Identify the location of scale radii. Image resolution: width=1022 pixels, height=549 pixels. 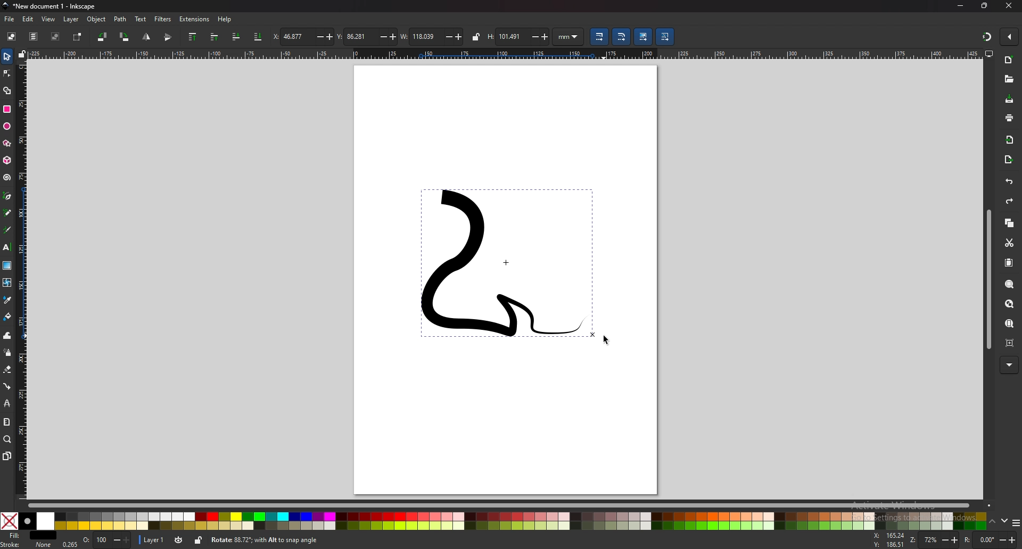
(621, 37).